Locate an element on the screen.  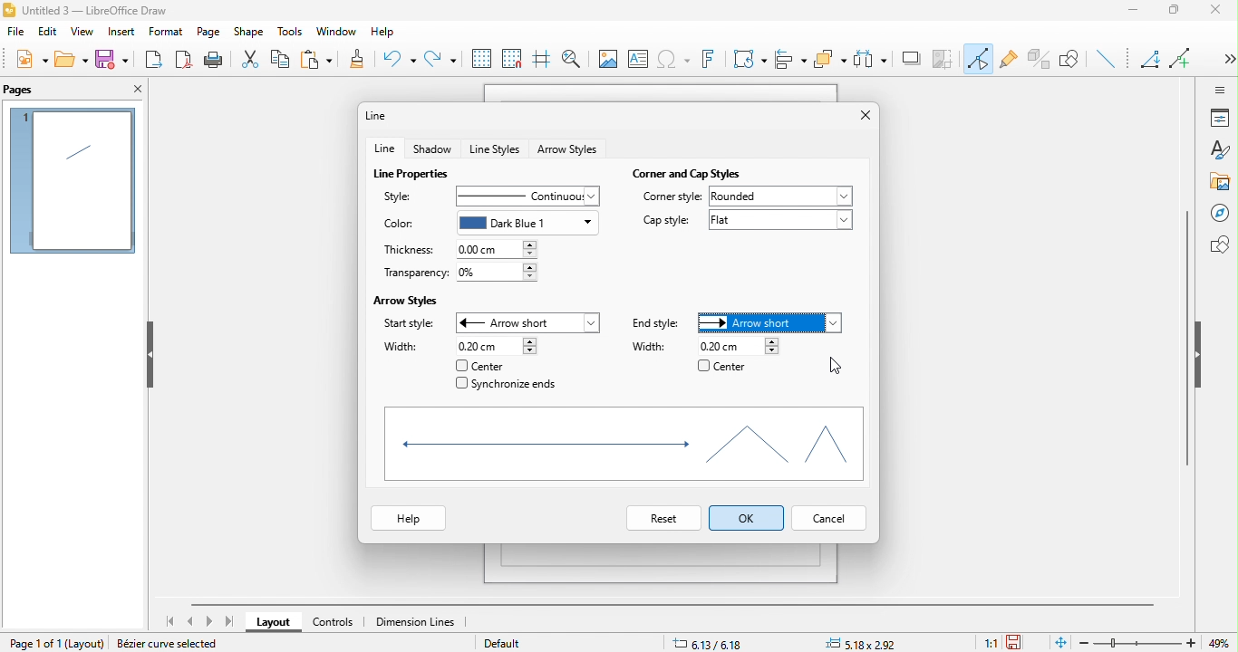
clone formatting is located at coordinates (363, 61).